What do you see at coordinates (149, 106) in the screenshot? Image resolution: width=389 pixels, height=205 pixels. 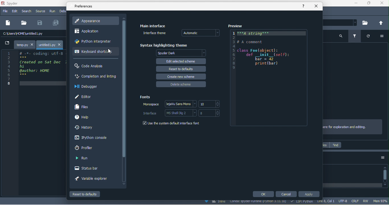 I see `monospace` at bounding box center [149, 106].